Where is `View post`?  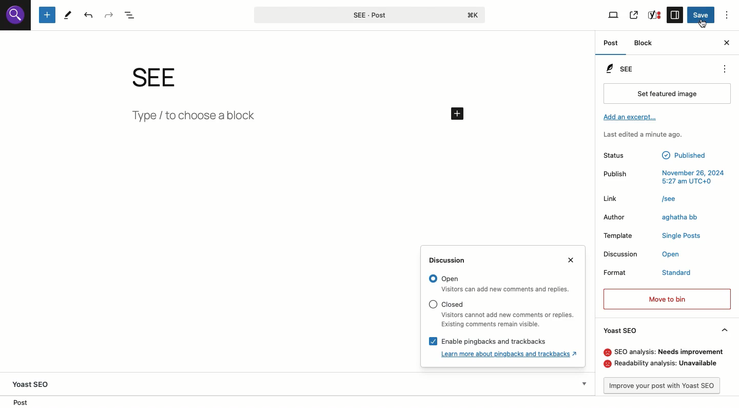
View post is located at coordinates (635, 14).